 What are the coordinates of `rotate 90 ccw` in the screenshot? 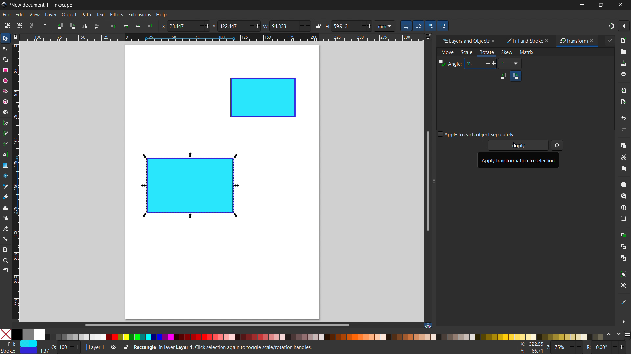 It's located at (59, 26).